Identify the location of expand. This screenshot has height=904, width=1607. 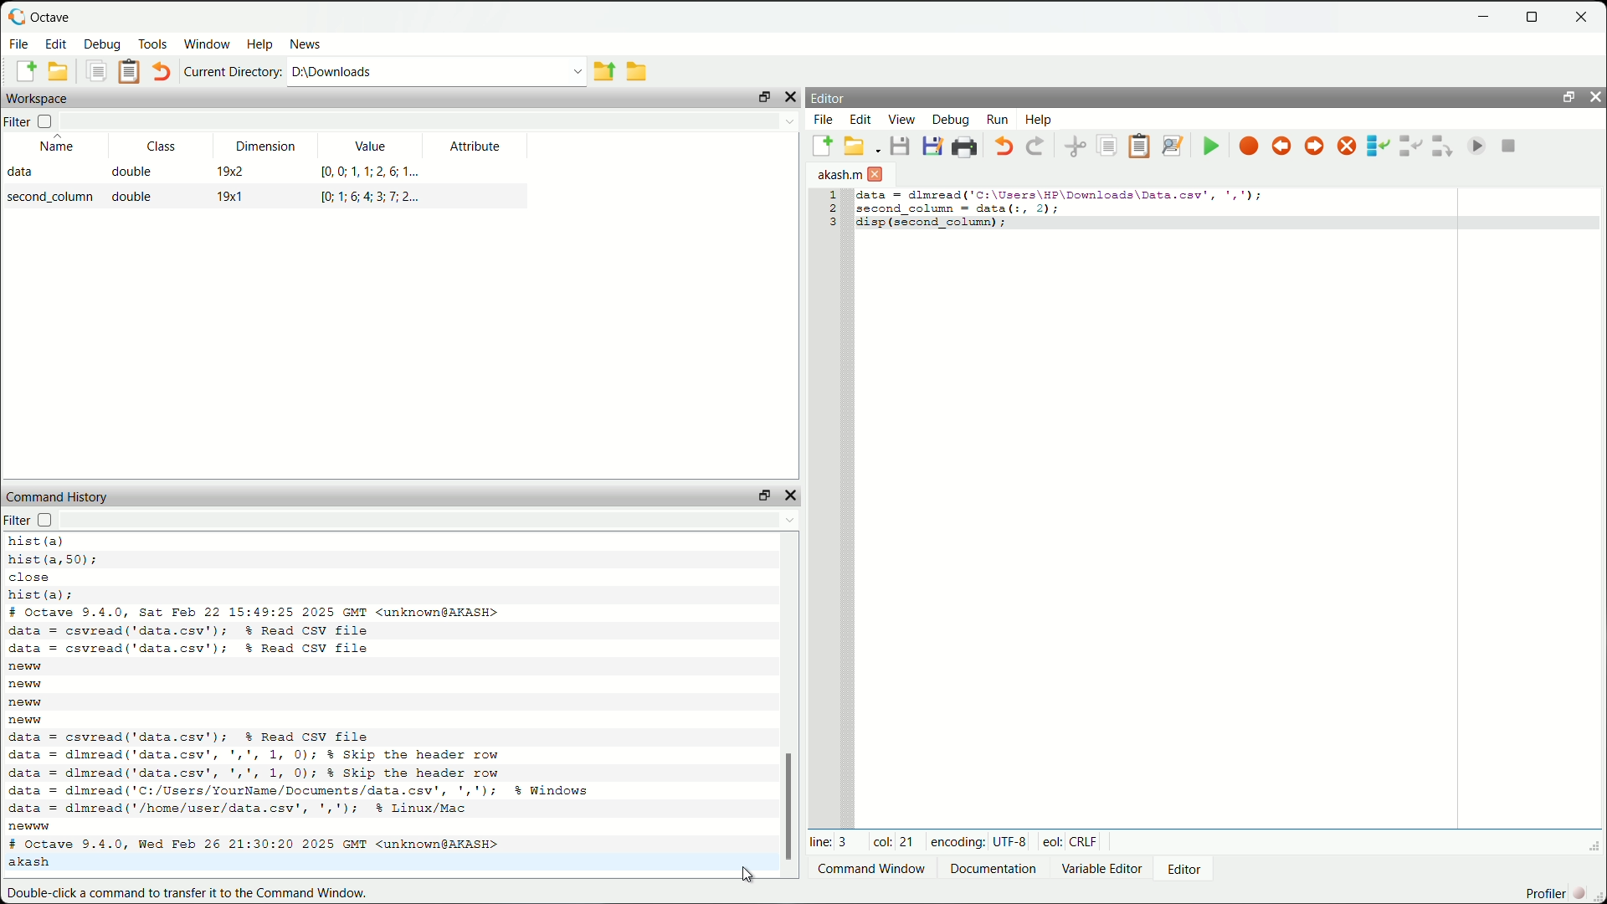
(1591, 846).